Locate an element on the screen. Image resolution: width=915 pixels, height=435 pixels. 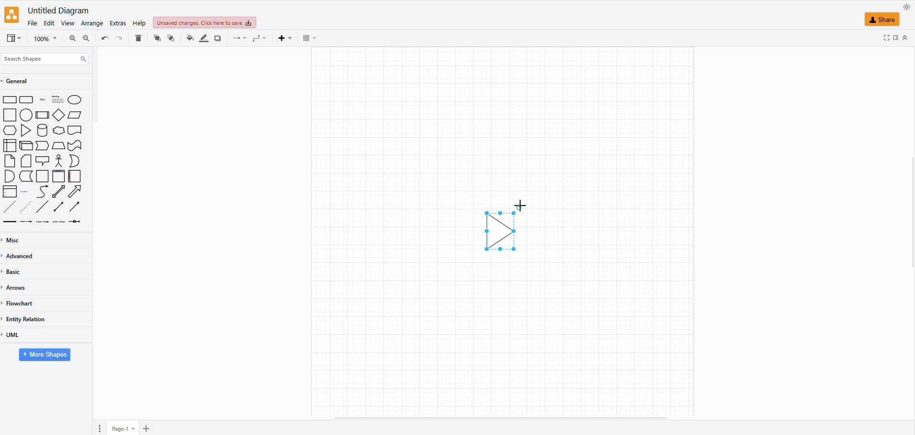
Rectangle is located at coordinates (10, 115).